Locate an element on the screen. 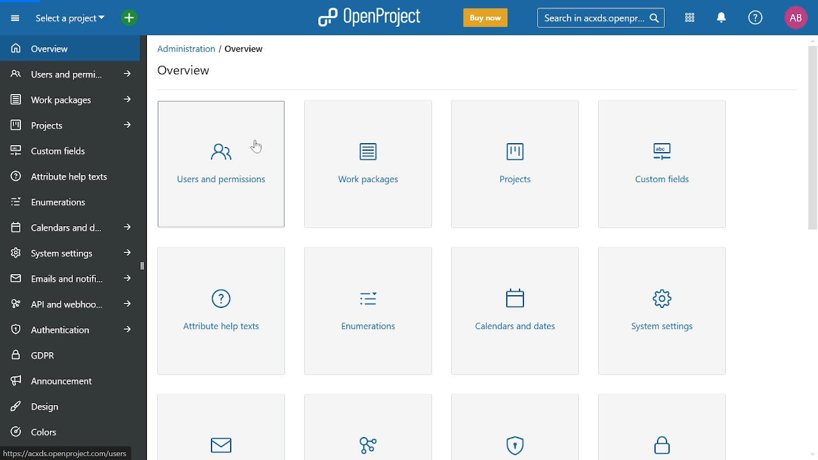 The image size is (818, 460). Custom fields is located at coordinates (663, 165).